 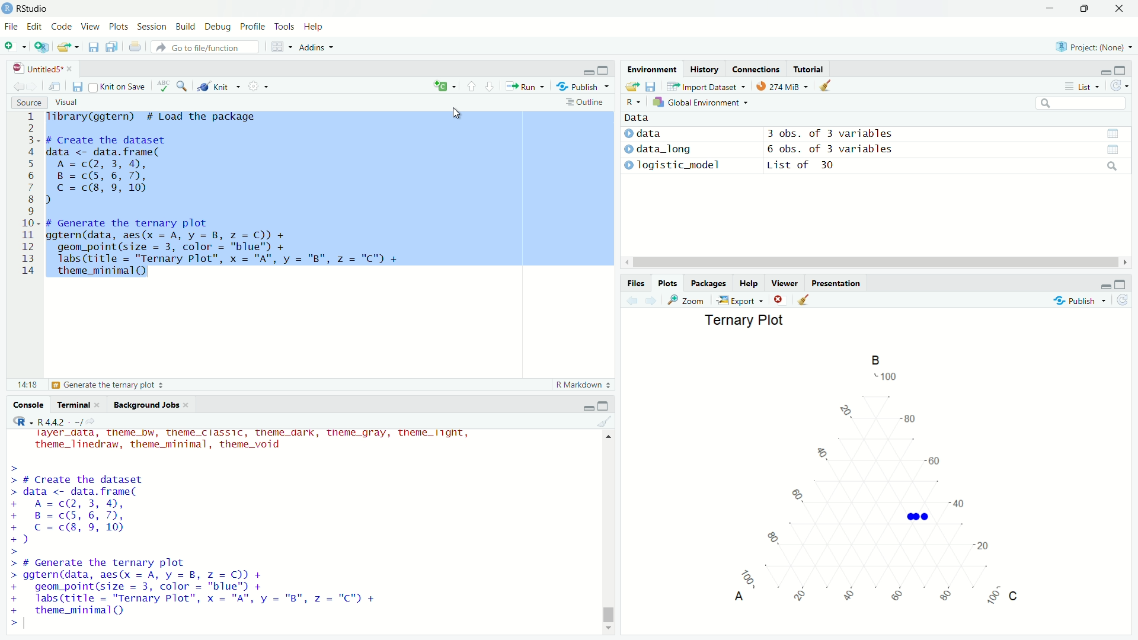 What do you see at coordinates (647, 71) in the screenshot?
I see `Environment` at bounding box center [647, 71].